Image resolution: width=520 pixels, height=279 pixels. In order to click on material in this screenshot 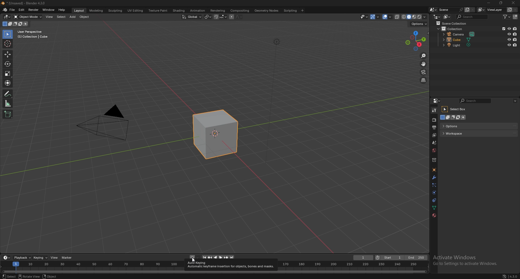, I will do `click(434, 215)`.